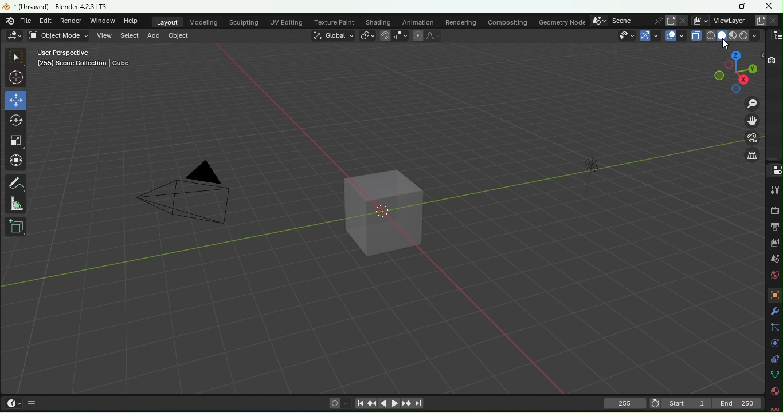 Image resolution: width=783 pixels, height=413 pixels. I want to click on New view layer, so click(759, 20).